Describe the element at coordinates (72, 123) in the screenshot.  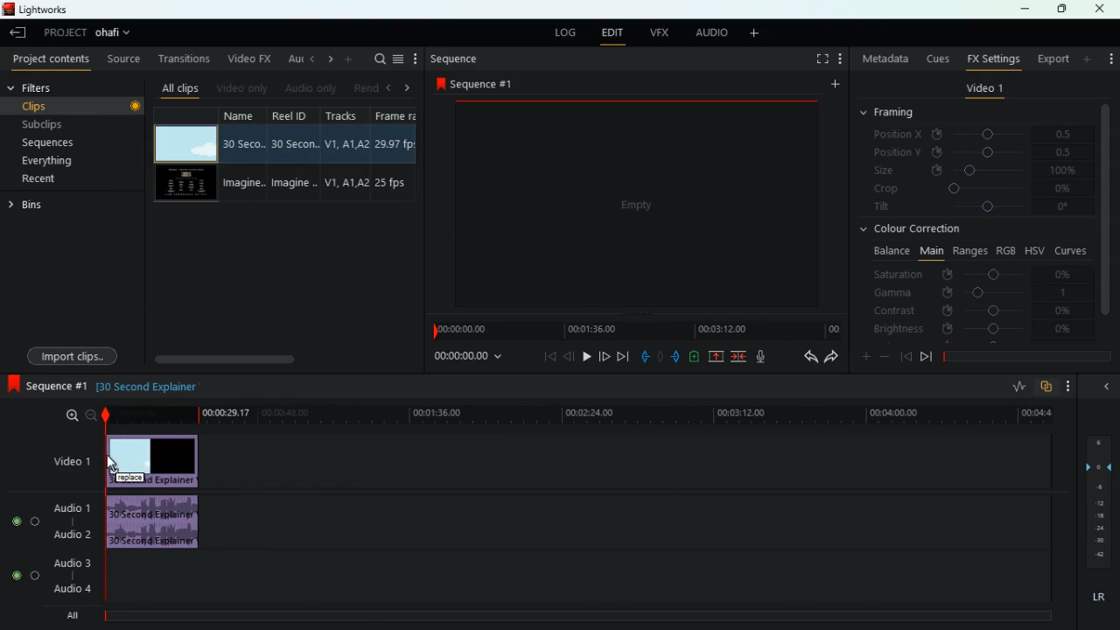
I see `subclips` at that location.